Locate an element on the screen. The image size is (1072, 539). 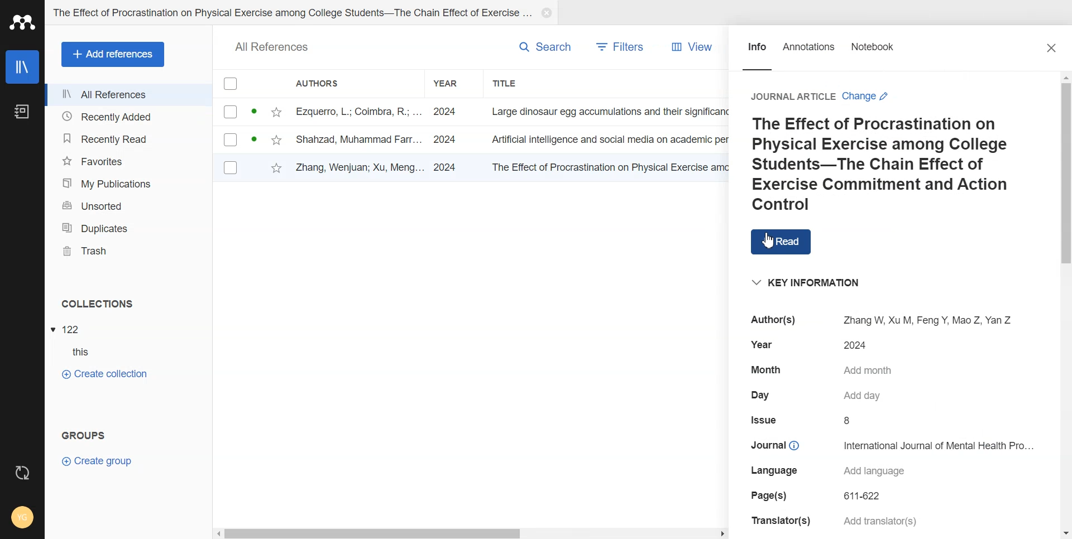
Cursor is located at coordinates (772, 240).